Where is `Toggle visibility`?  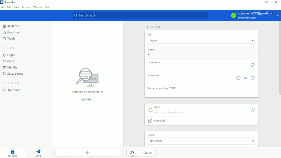
Toggle visibility is located at coordinates (245, 78).